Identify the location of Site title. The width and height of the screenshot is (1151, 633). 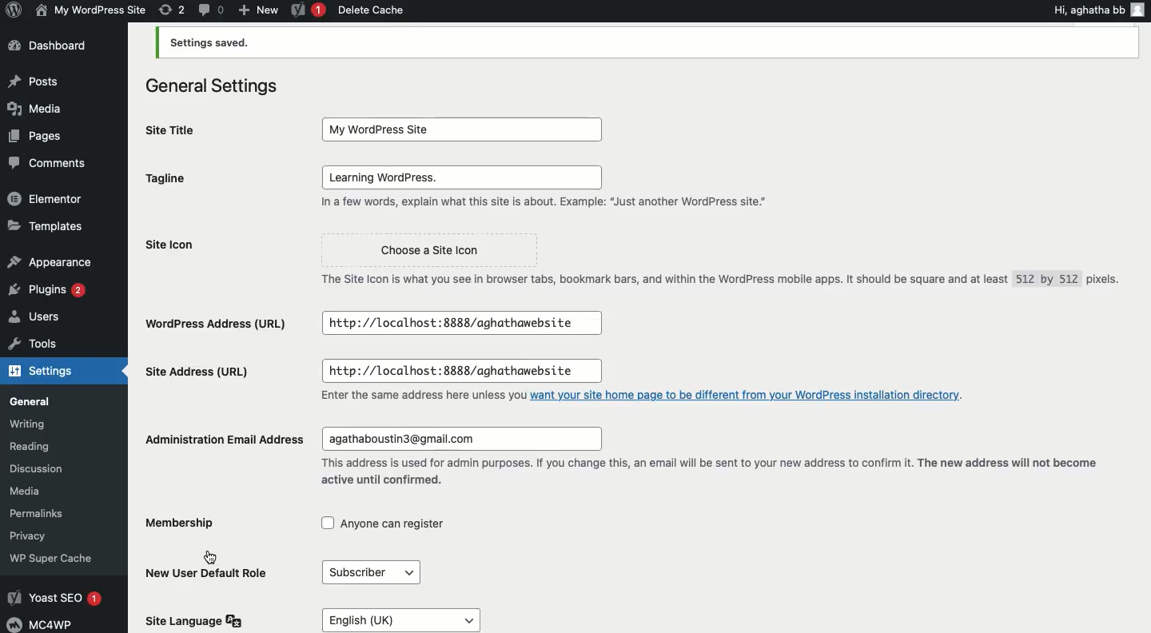
(177, 130).